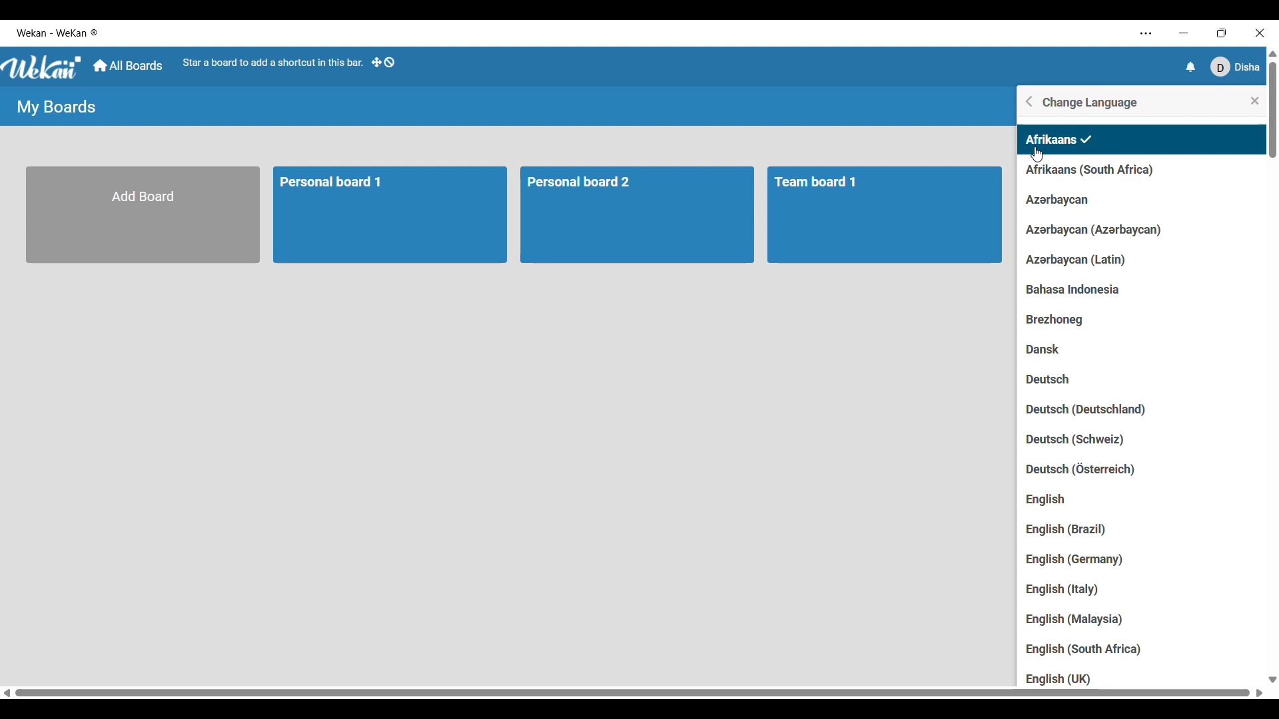 This screenshot has width=1279, height=719. Describe the element at coordinates (1086, 139) in the screenshot. I see `Checkmark indicates language has been selected` at that location.